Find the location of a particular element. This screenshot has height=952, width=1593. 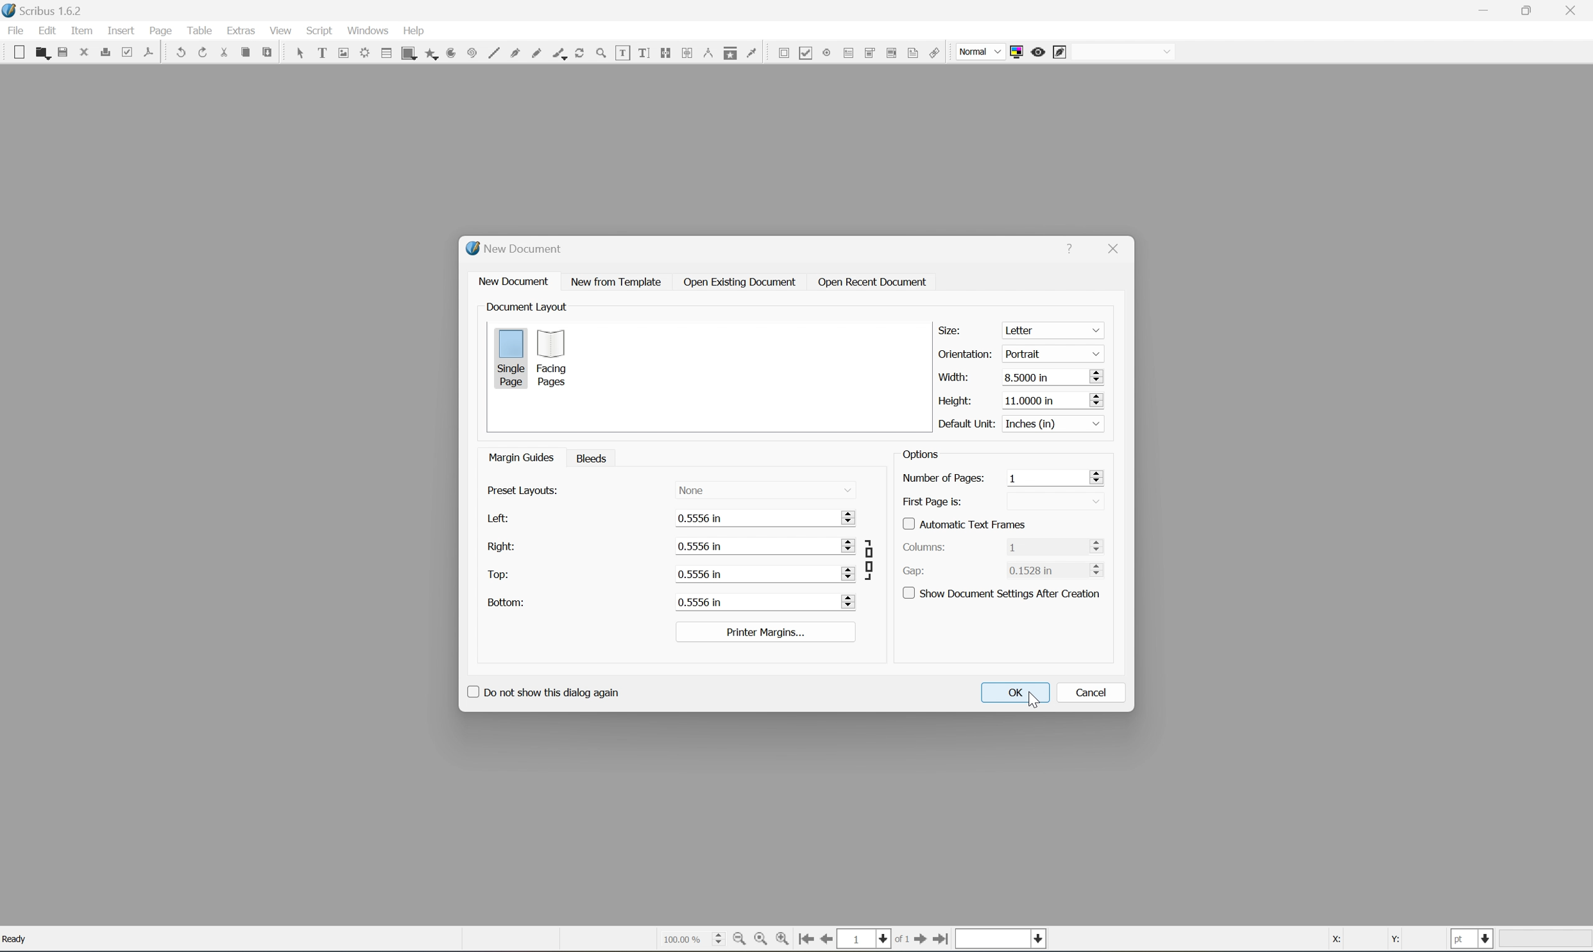

0.556 in is located at coordinates (762, 602).